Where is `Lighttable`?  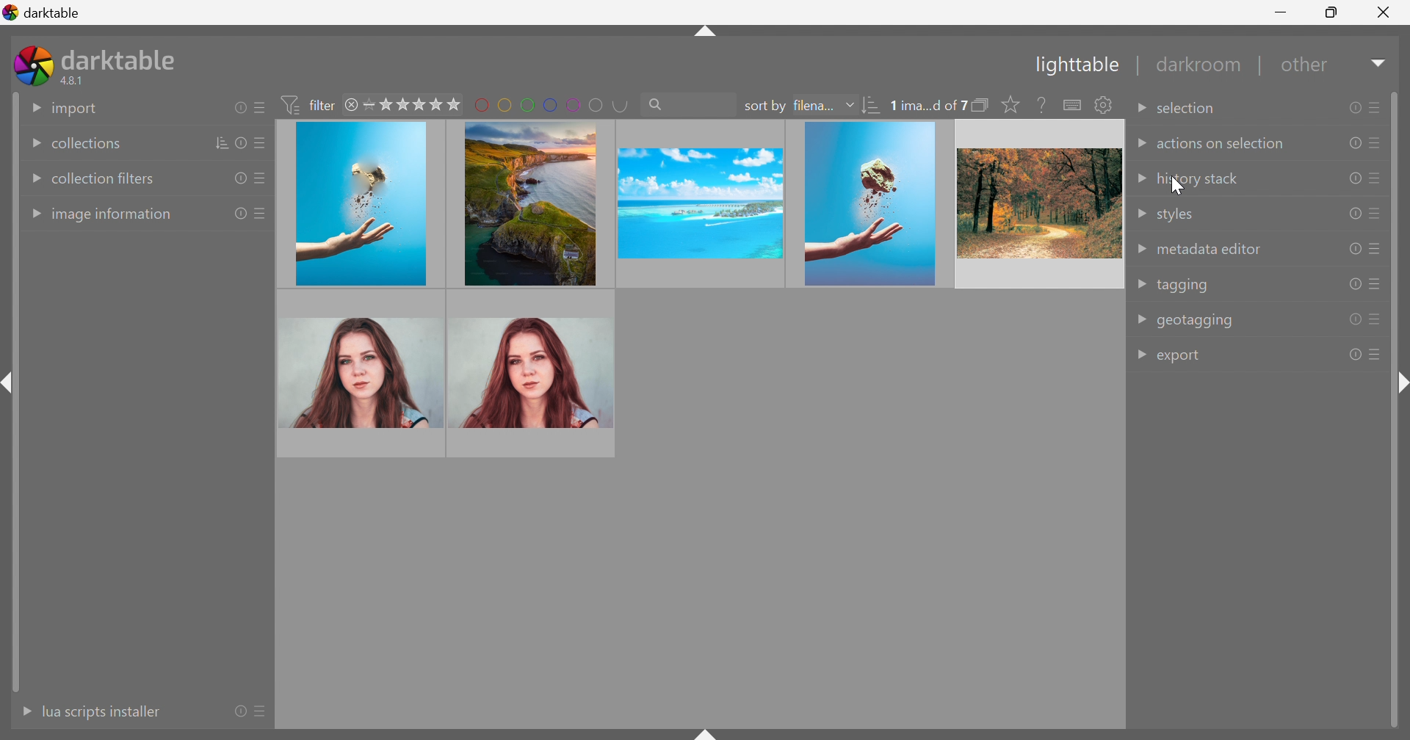 Lighttable is located at coordinates (1073, 67).